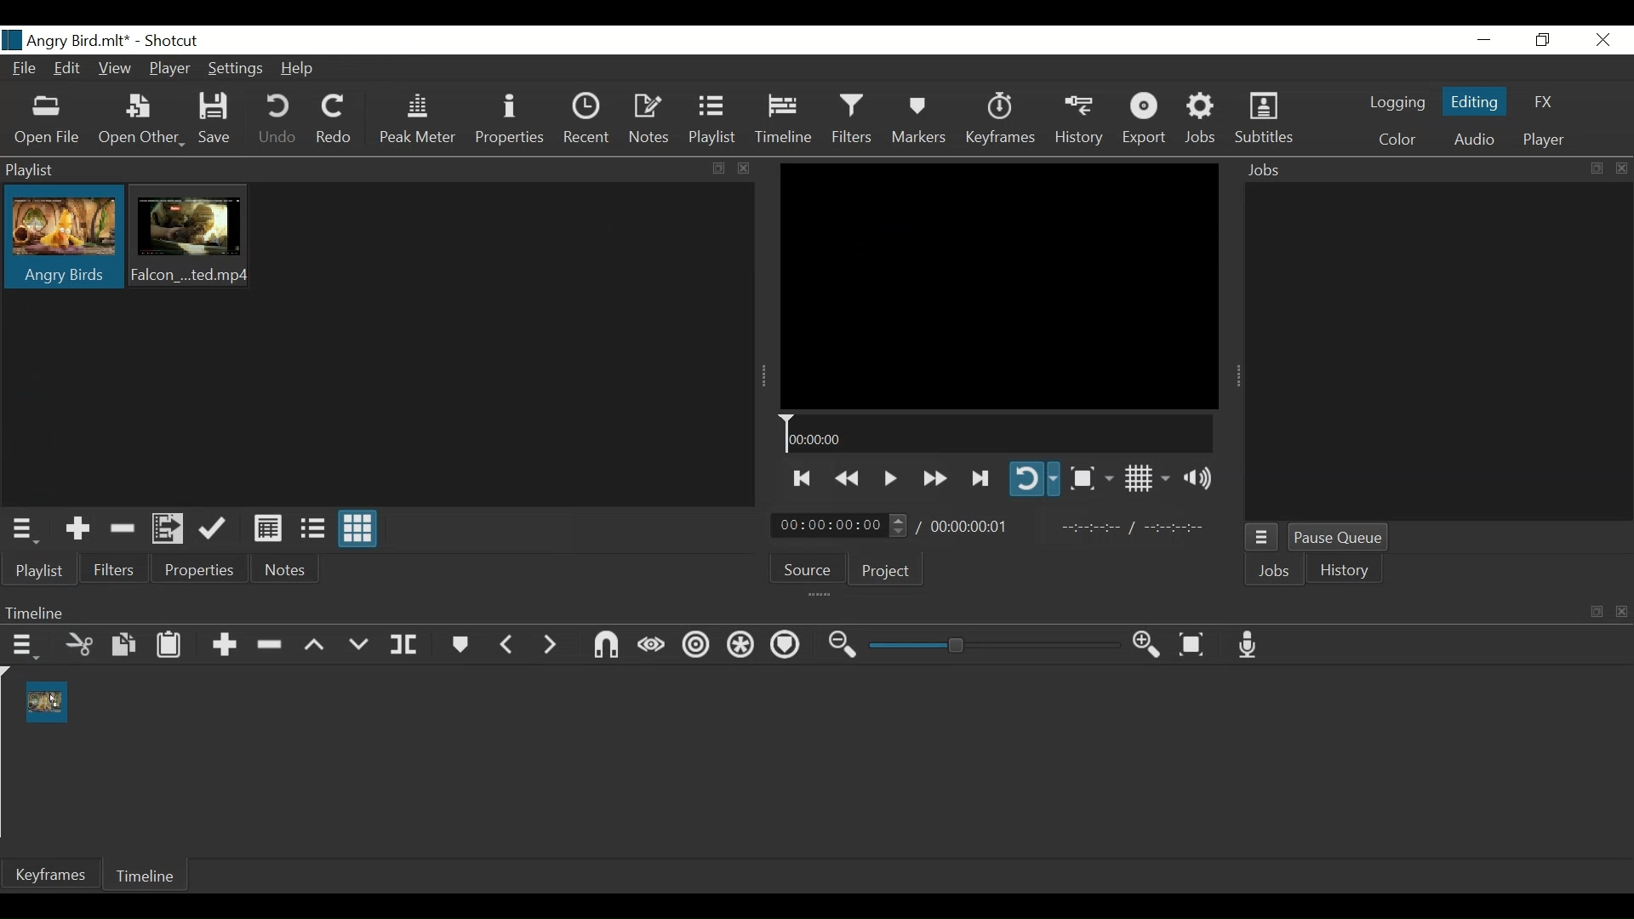 This screenshot has width=1634, height=919. Describe the element at coordinates (1000, 120) in the screenshot. I see `Keyframes` at that location.